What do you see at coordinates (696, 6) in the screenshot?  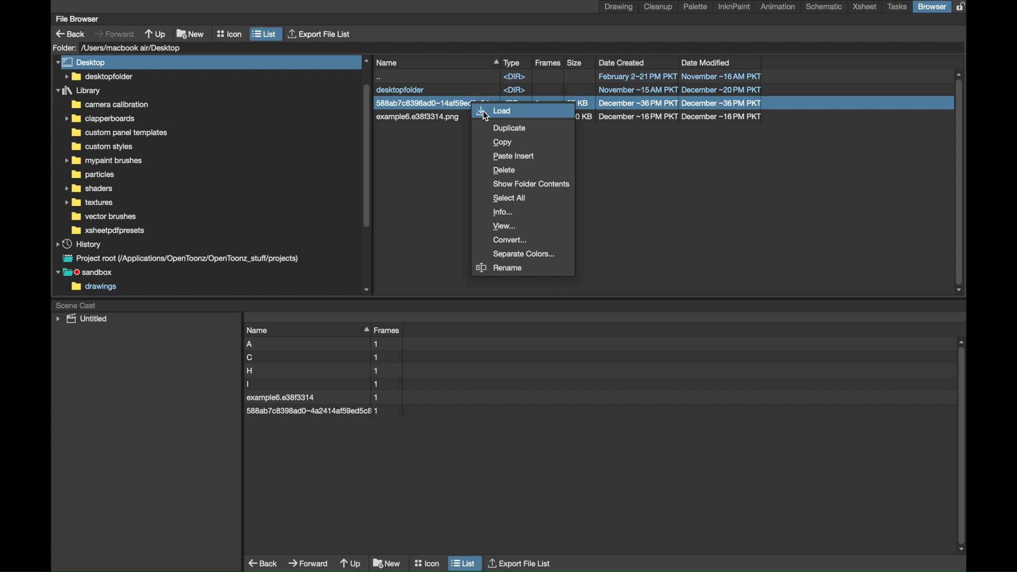 I see `palette` at bounding box center [696, 6].